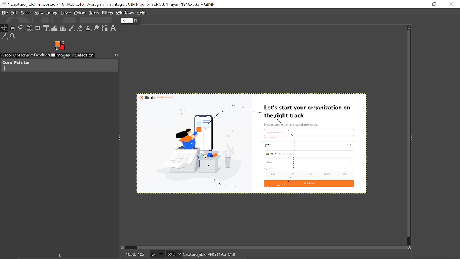 The width and height of the screenshot is (460, 259). What do you see at coordinates (142, 13) in the screenshot?
I see `help` at bounding box center [142, 13].